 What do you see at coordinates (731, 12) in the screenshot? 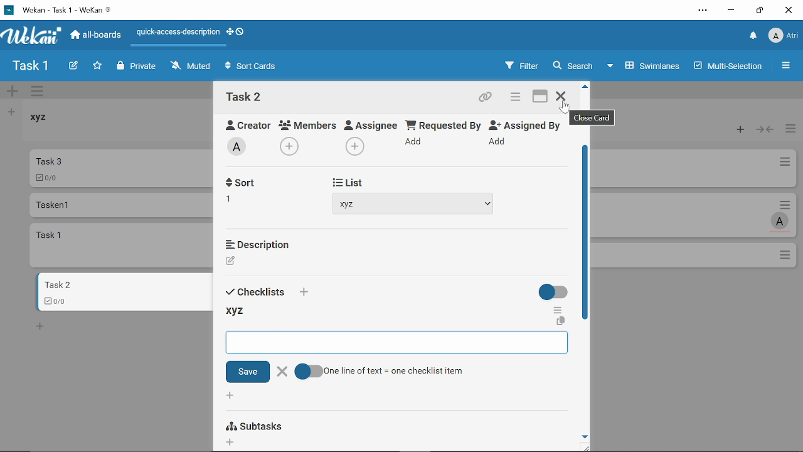
I see `Minimize` at bounding box center [731, 12].